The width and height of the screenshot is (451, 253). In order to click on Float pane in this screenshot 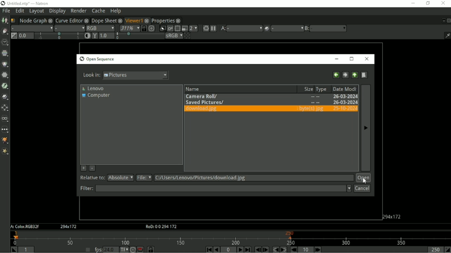, I will do `click(442, 21)`.